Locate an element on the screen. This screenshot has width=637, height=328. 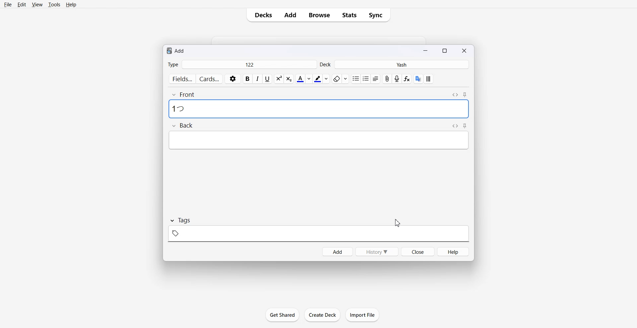
Equation is located at coordinates (407, 79).